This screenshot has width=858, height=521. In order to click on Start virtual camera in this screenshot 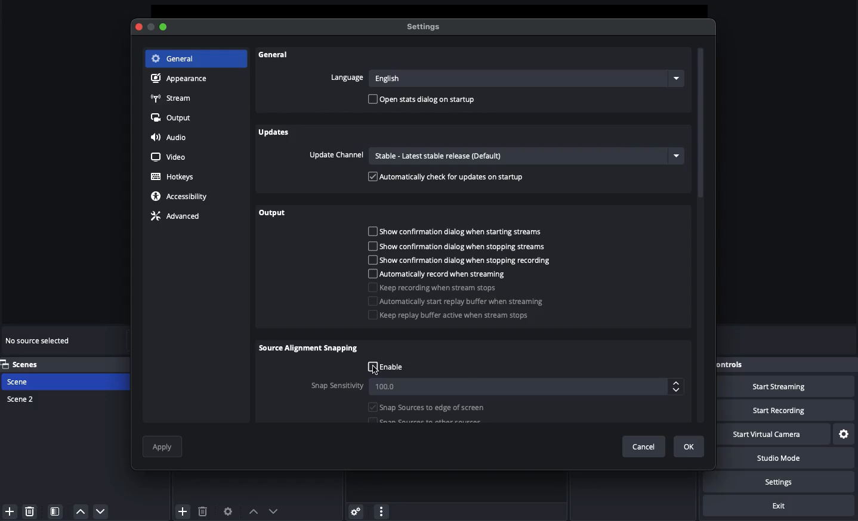, I will do `click(777, 433)`.